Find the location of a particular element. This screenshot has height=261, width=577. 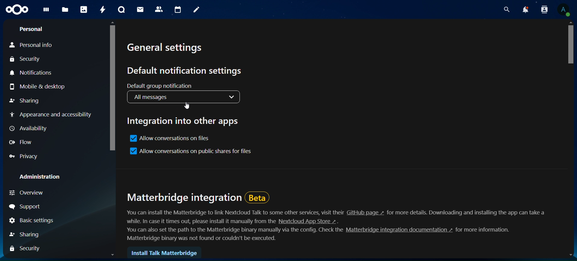

availability is located at coordinates (28, 129).